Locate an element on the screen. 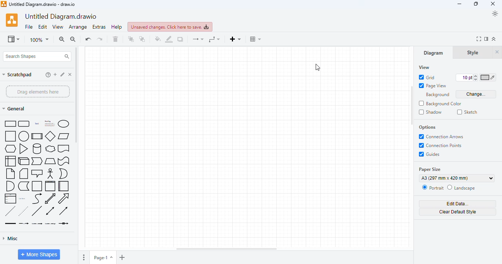 This screenshot has width=502, height=264. view is located at coordinates (13, 40).